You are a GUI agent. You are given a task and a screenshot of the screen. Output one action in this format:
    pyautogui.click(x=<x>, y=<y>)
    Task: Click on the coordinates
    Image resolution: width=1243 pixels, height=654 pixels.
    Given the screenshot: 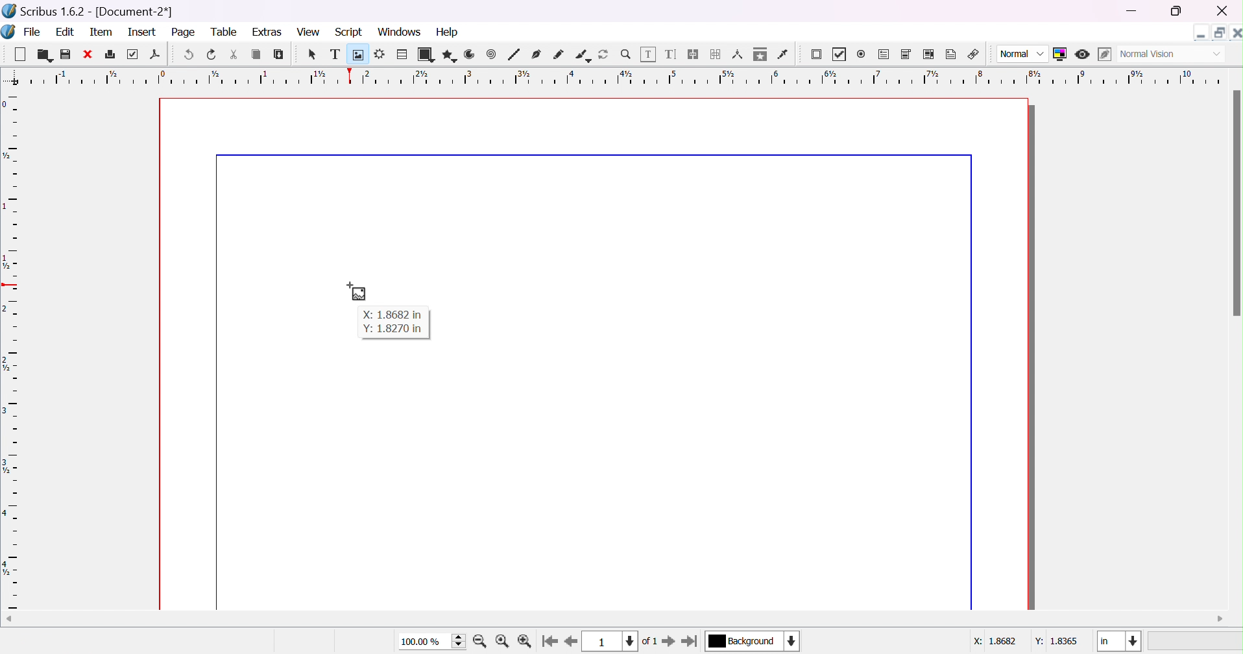 What is the action you would take?
    pyautogui.click(x=1016, y=642)
    